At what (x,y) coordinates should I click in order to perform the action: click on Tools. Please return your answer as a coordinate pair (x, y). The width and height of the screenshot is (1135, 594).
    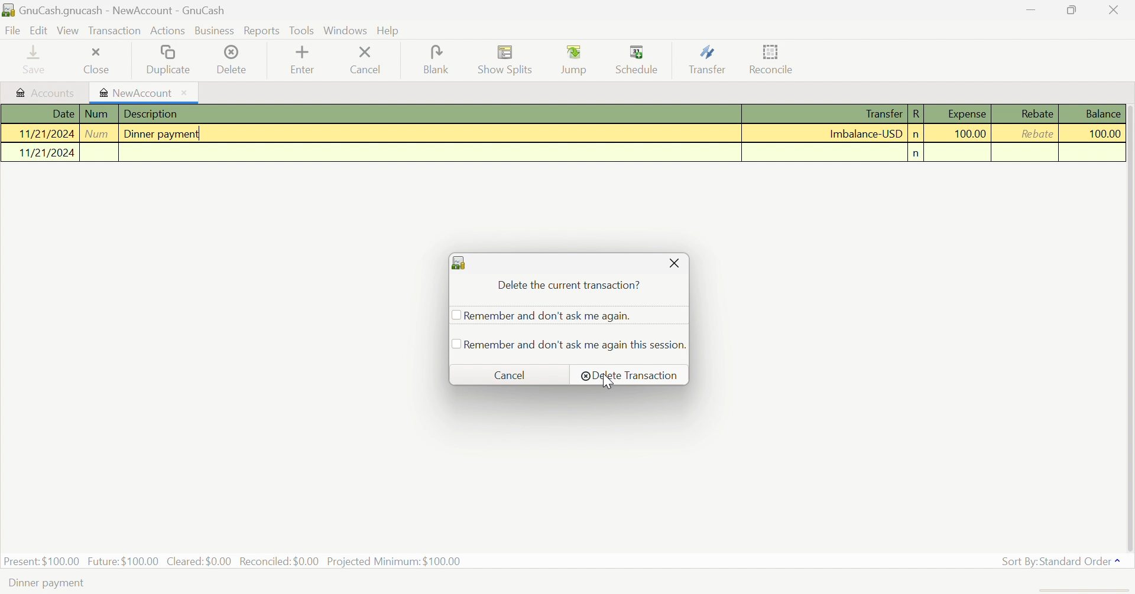
    Looking at the image, I should click on (303, 30).